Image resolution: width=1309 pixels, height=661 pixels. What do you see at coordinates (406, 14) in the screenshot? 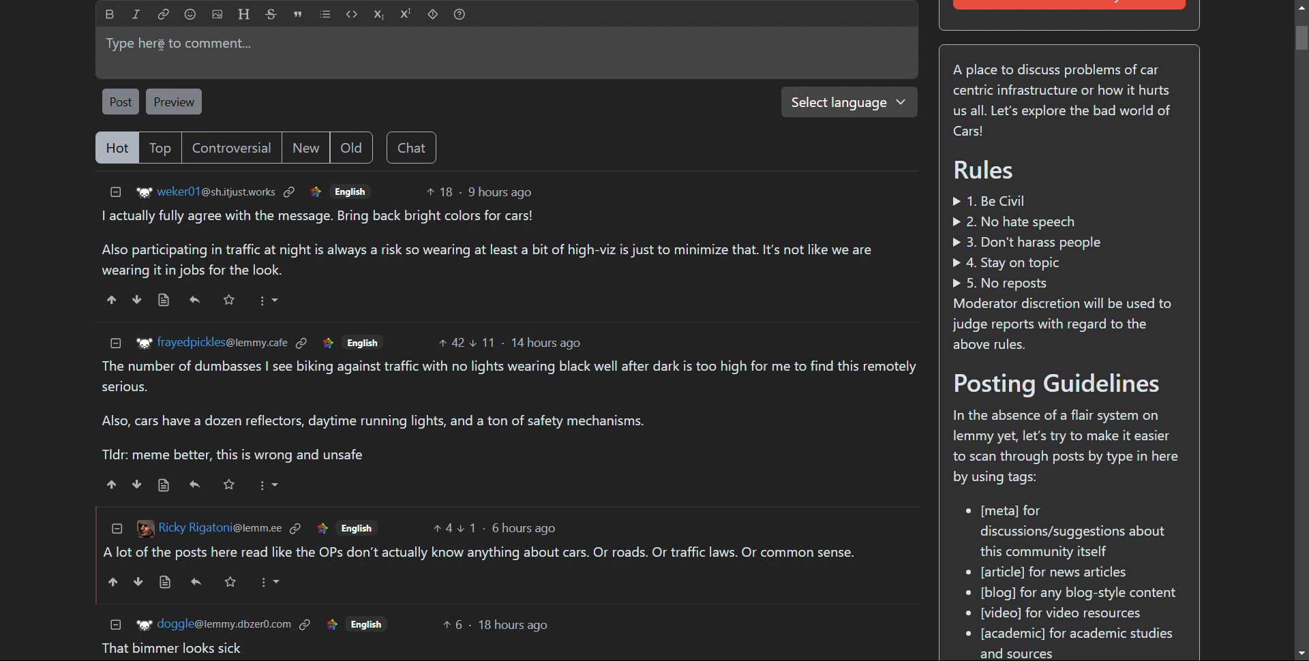
I see `superscript` at bounding box center [406, 14].